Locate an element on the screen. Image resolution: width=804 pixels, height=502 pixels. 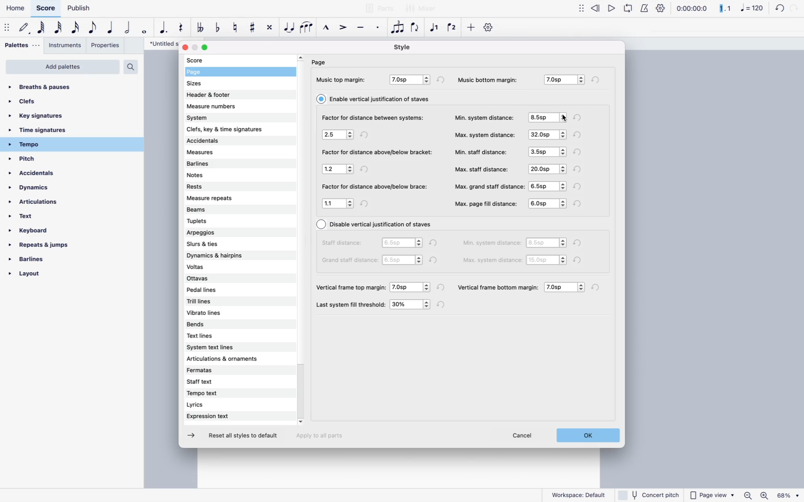
rests is located at coordinates (221, 186).